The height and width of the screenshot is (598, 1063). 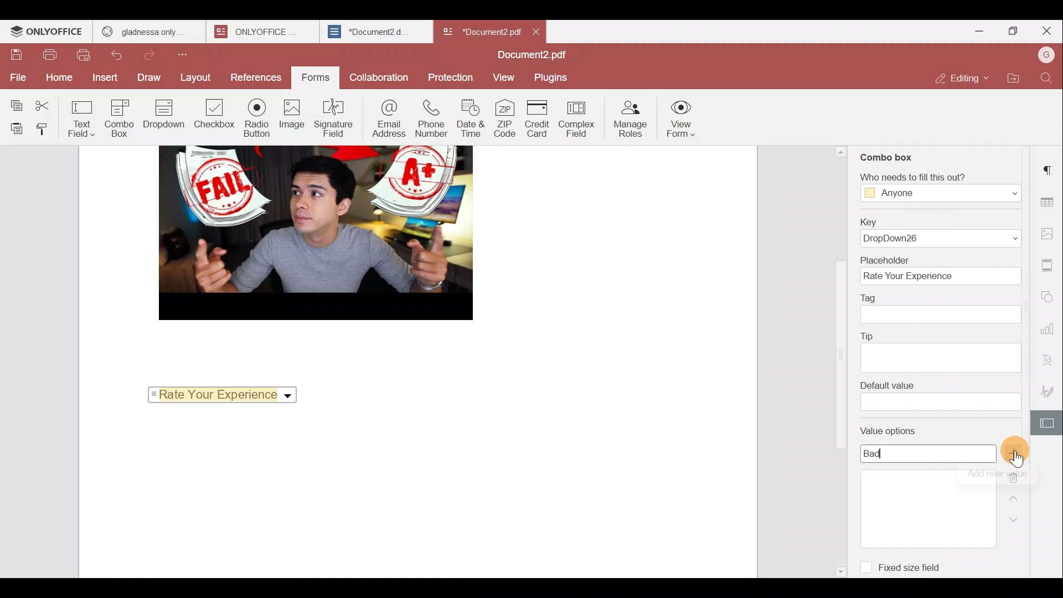 What do you see at coordinates (1015, 478) in the screenshot?
I see `Remove value` at bounding box center [1015, 478].